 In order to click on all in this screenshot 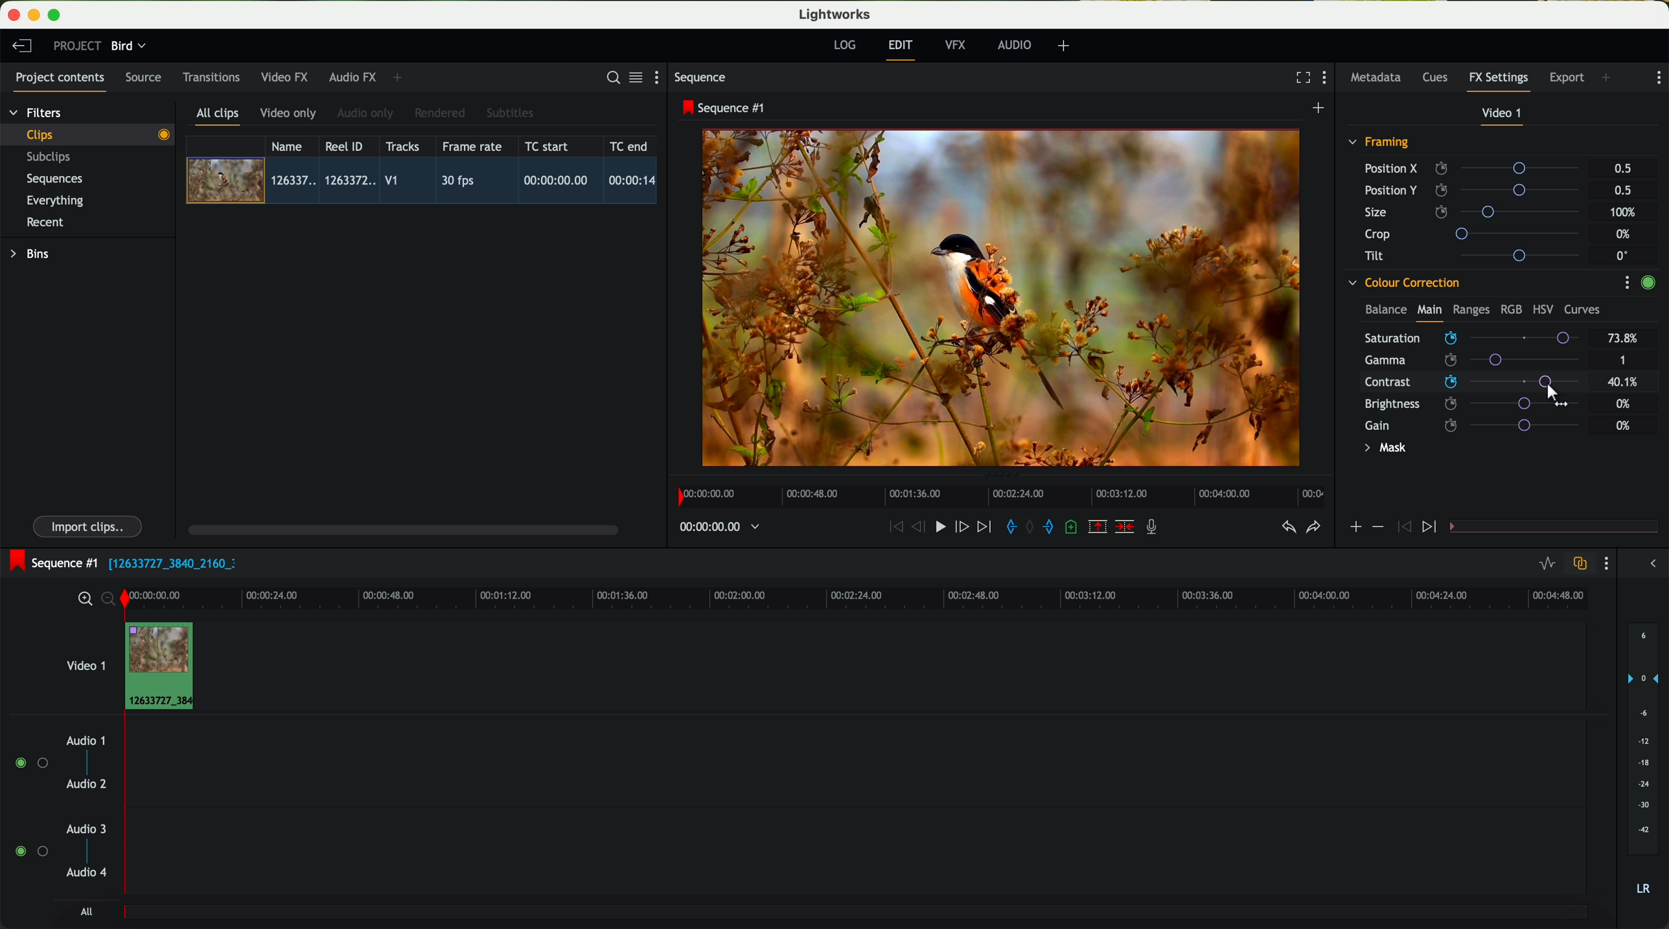, I will do `click(86, 912)`.